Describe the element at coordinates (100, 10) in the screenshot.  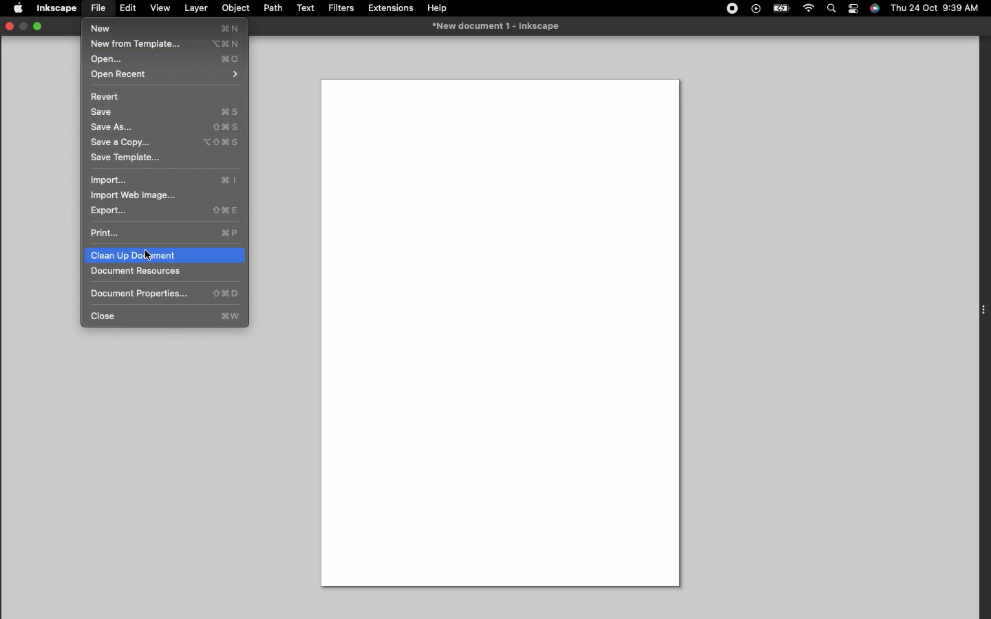
I see `File` at that location.